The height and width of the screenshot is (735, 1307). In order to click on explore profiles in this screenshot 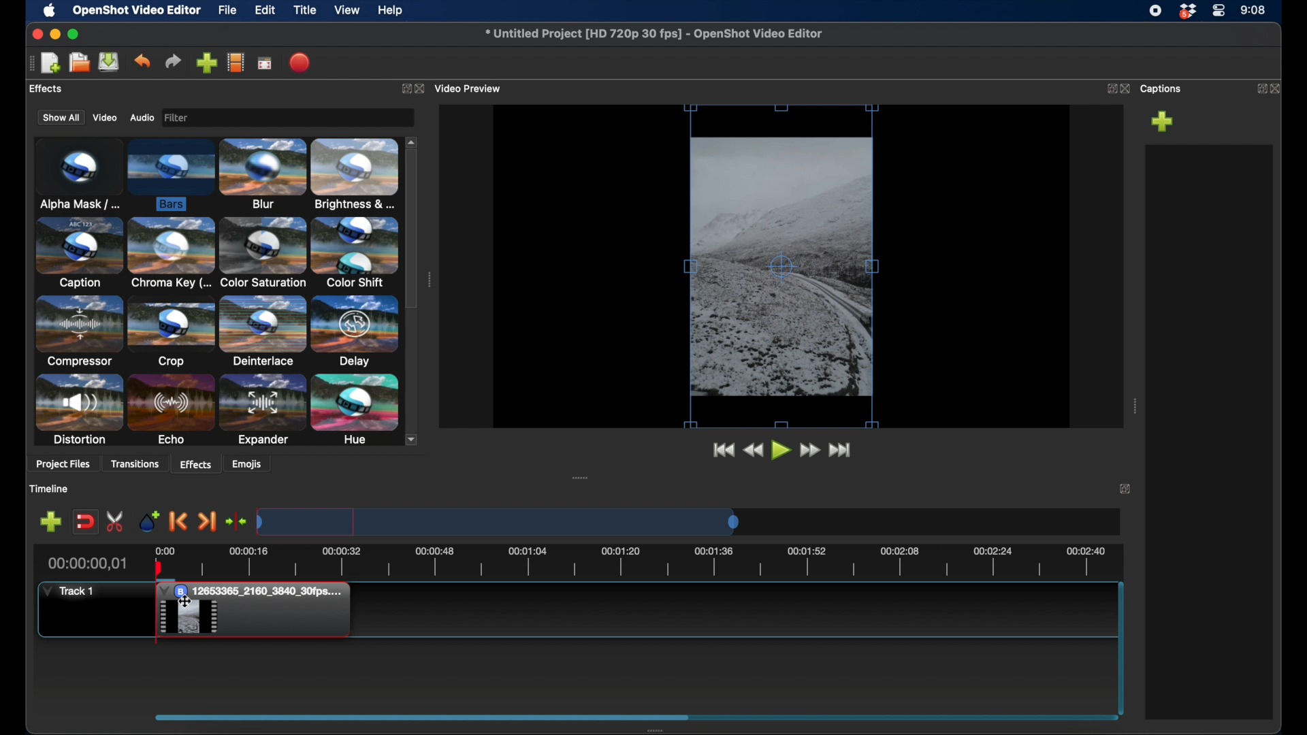, I will do `click(236, 63)`.